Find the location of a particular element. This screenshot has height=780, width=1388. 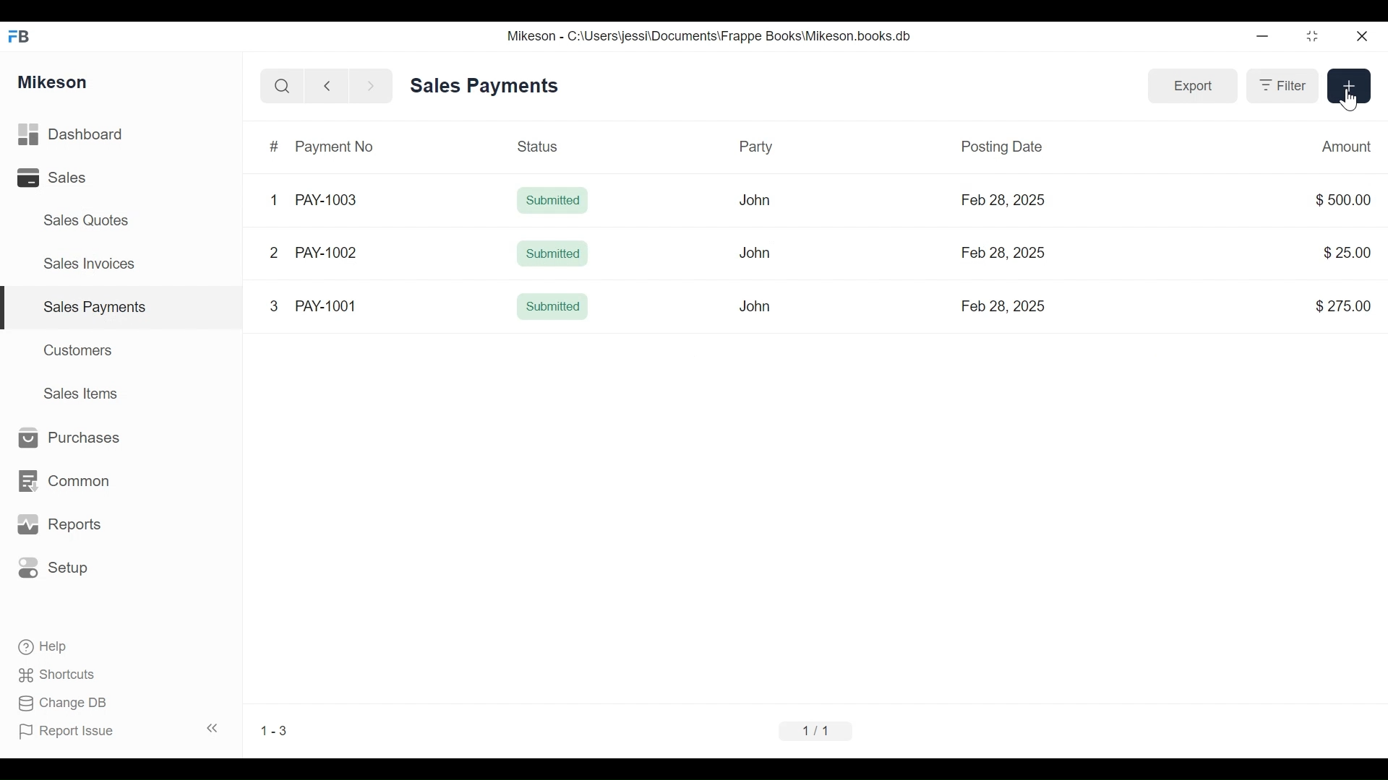

John is located at coordinates (753, 199).